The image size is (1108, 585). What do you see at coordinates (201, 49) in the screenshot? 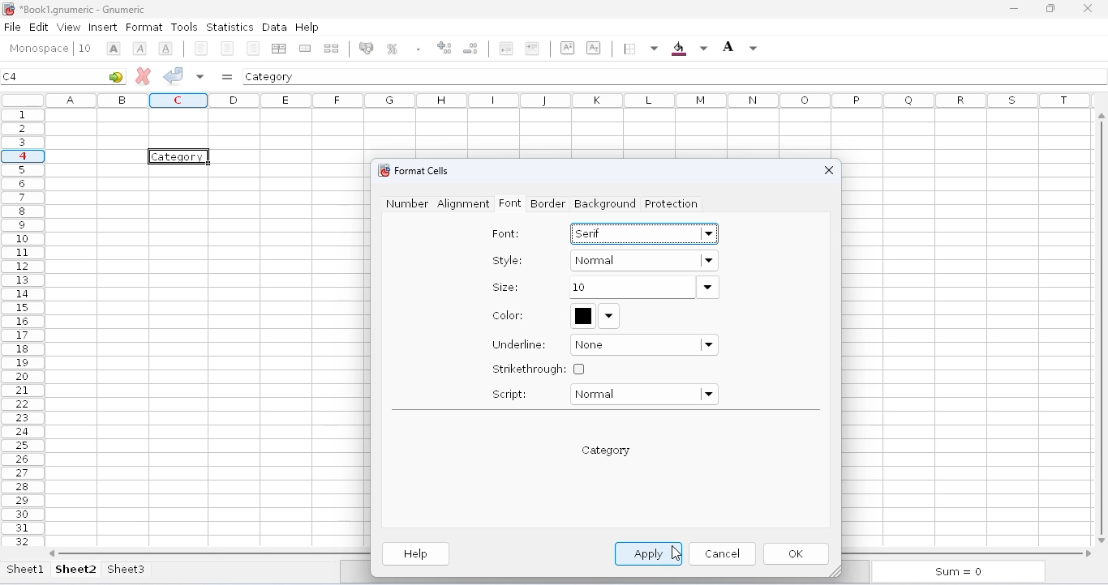
I see `align left` at bounding box center [201, 49].